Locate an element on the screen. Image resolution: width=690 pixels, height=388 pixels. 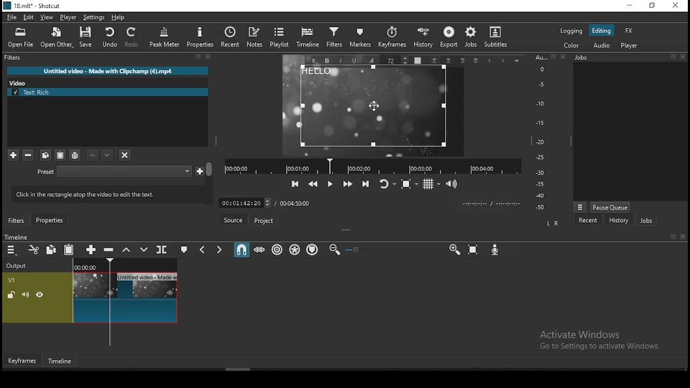
Save custom preset is located at coordinates (200, 170).